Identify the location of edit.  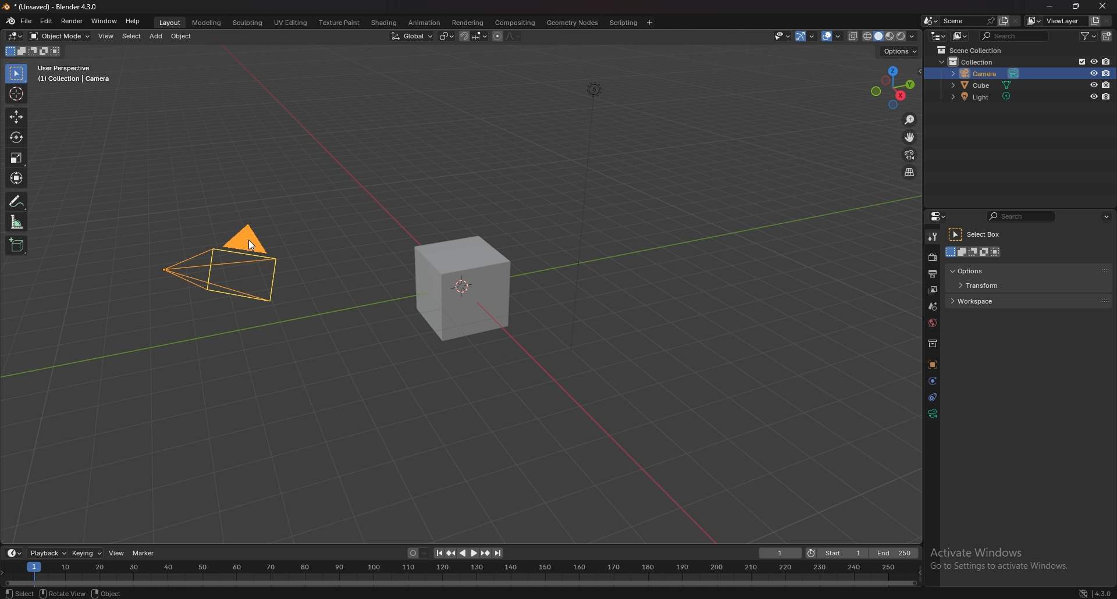
(47, 20).